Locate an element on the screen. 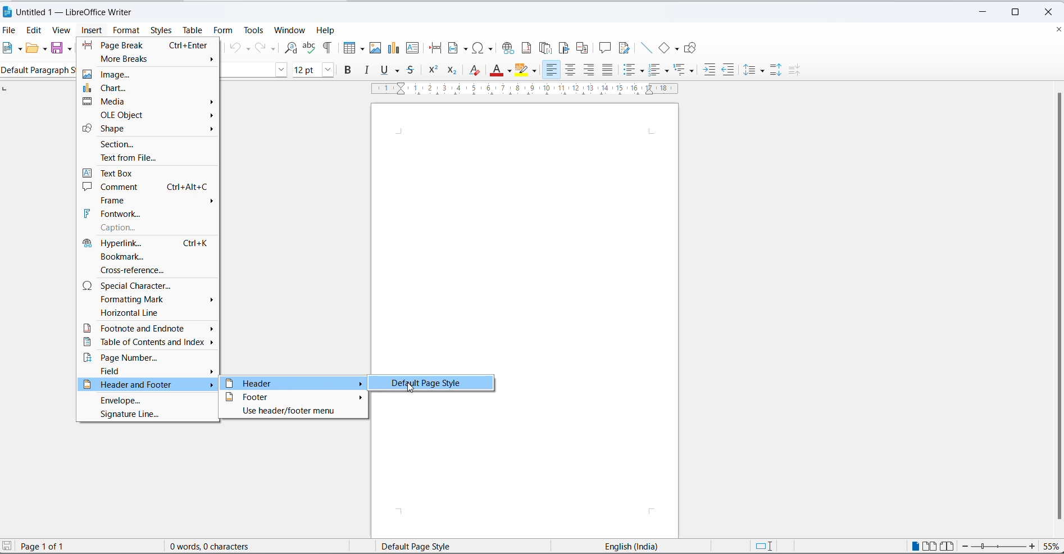  OLE Object is located at coordinates (151, 116).